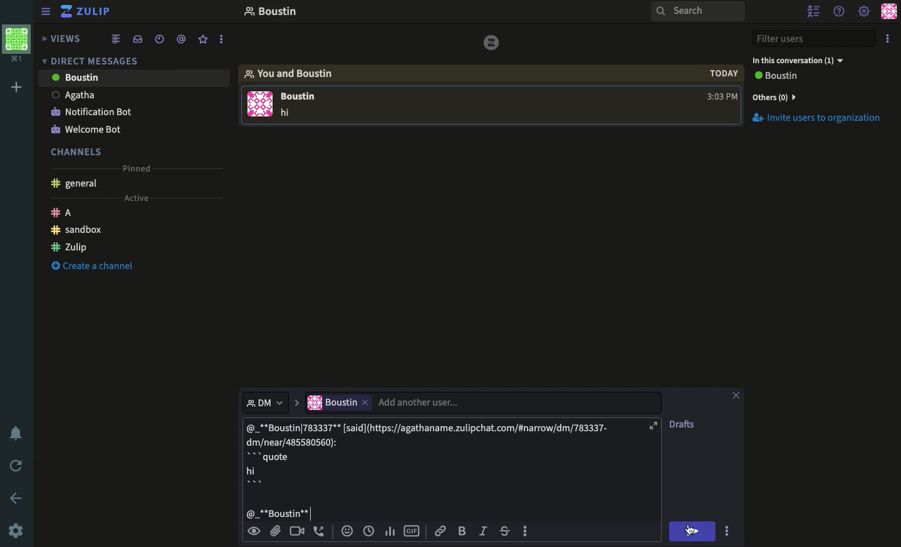  I want to click on Send, so click(694, 531).